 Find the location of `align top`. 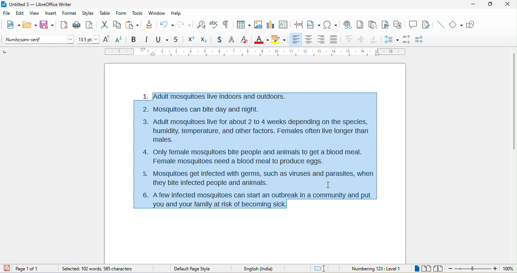

align top is located at coordinates (349, 40).